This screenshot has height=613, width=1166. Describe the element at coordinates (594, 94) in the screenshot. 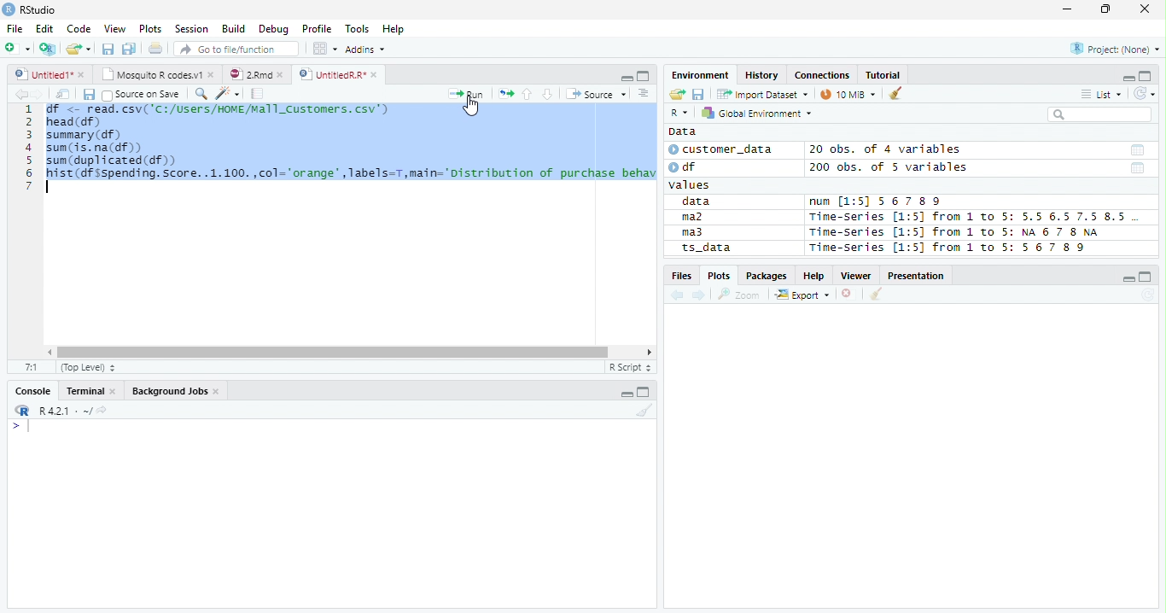

I see `Source` at that location.